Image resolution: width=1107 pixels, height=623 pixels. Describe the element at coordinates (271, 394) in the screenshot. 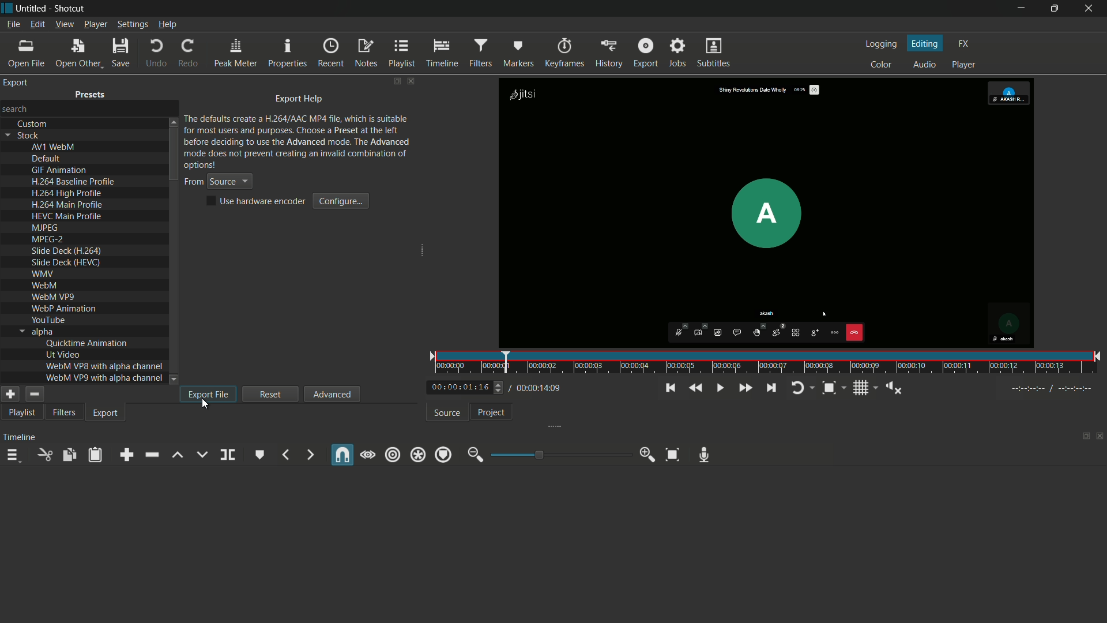

I see `reset` at that location.